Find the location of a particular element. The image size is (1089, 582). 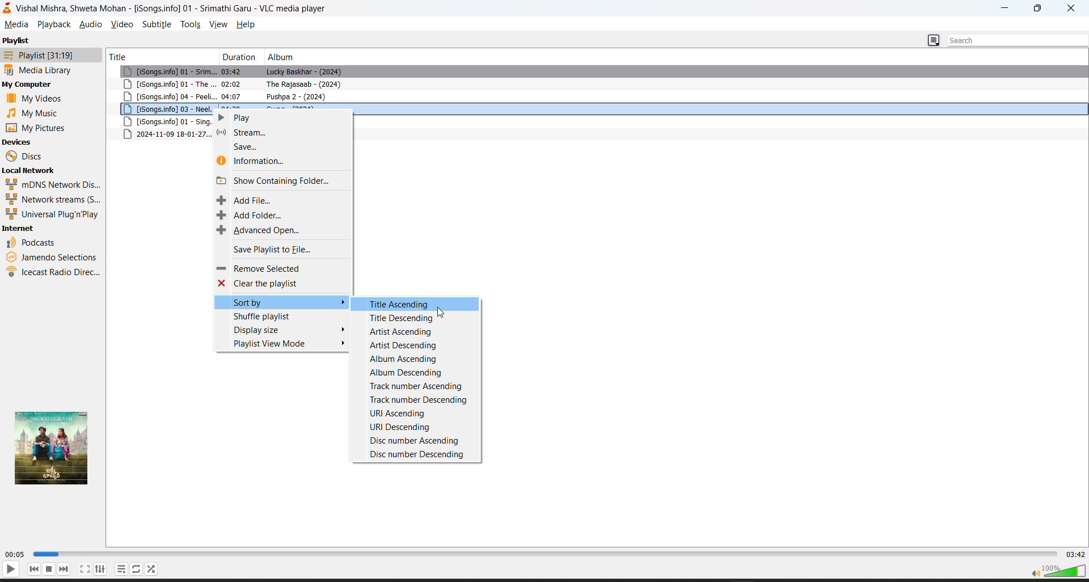

song is located at coordinates (597, 85).